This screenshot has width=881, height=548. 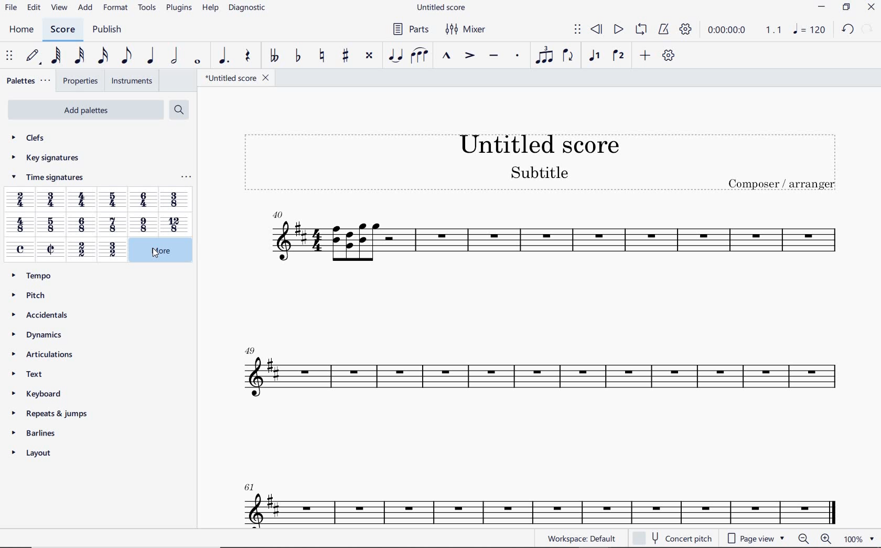 I want to click on KEYBOARD, so click(x=38, y=393).